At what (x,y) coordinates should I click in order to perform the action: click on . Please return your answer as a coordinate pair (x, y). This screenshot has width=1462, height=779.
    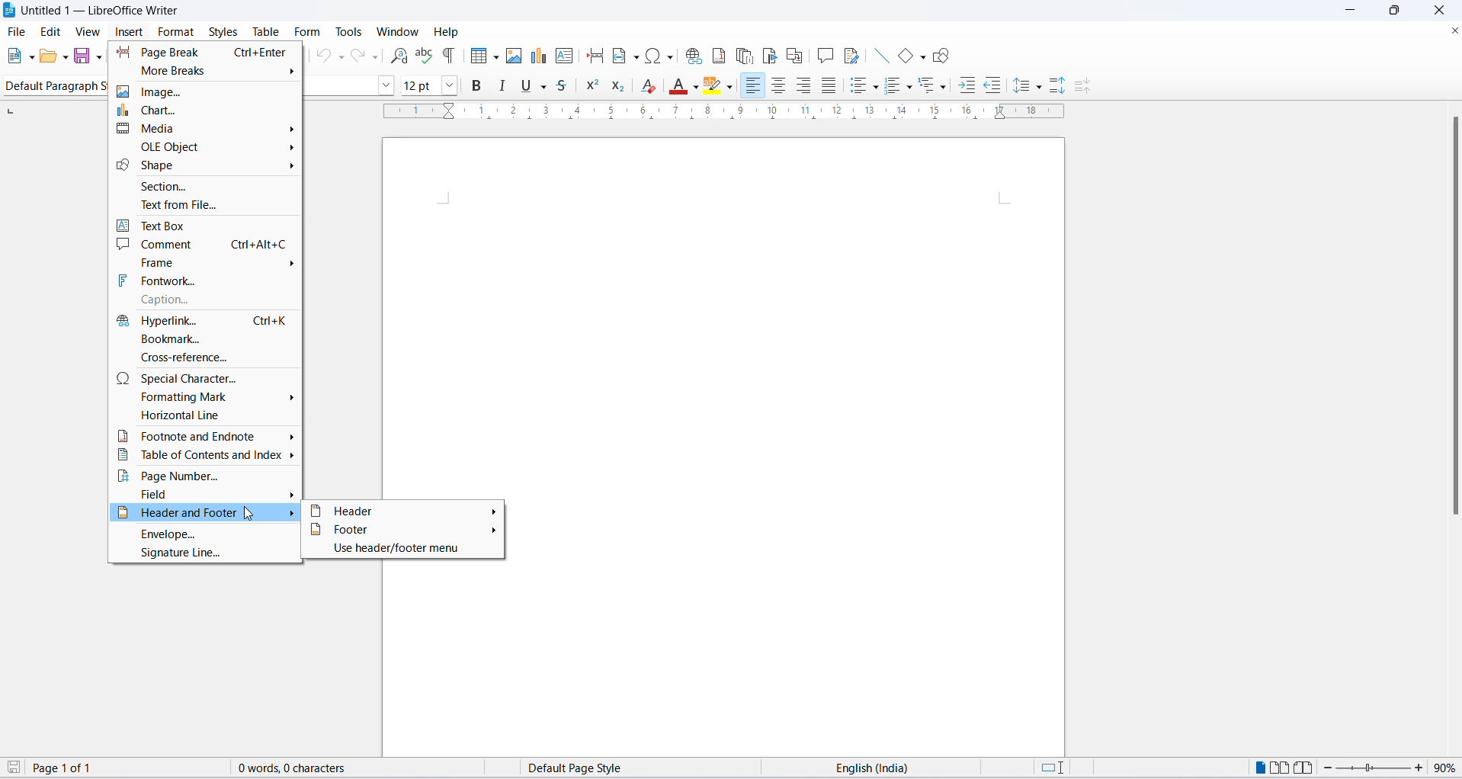
    Looking at the image, I should click on (1443, 9).